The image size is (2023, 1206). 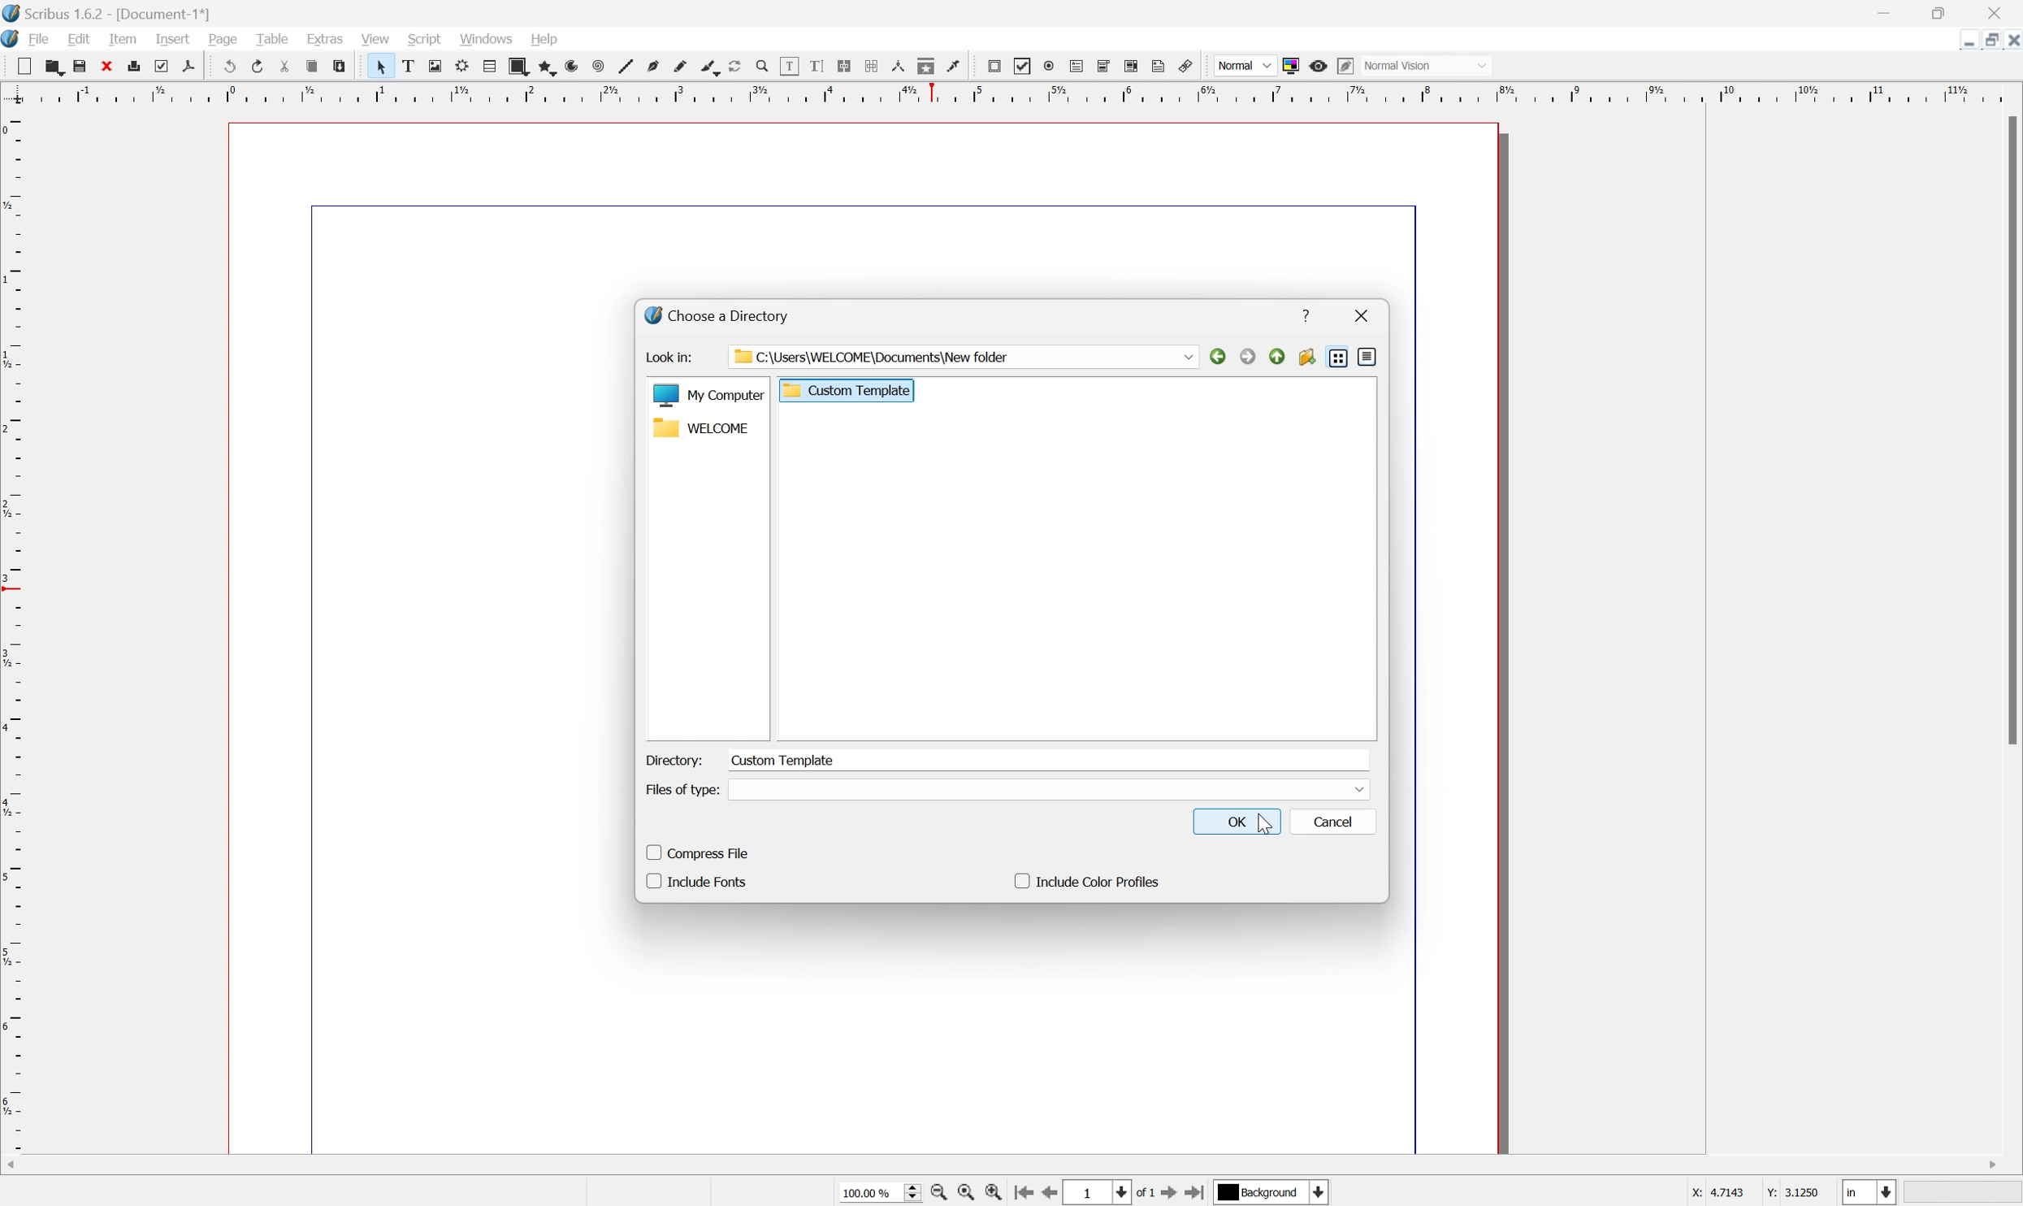 I want to click on help, so click(x=1306, y=318).